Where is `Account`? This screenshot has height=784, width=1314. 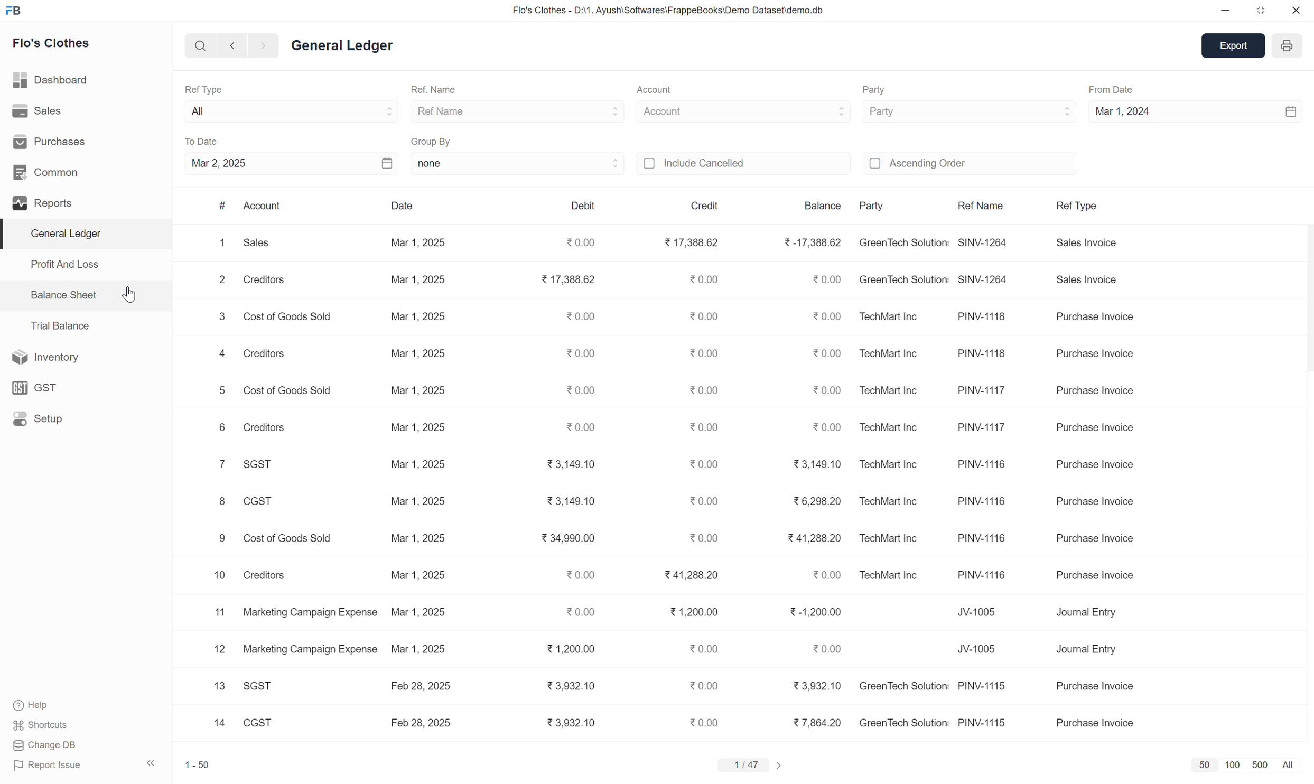
Account is located at coordinates (659, 90).